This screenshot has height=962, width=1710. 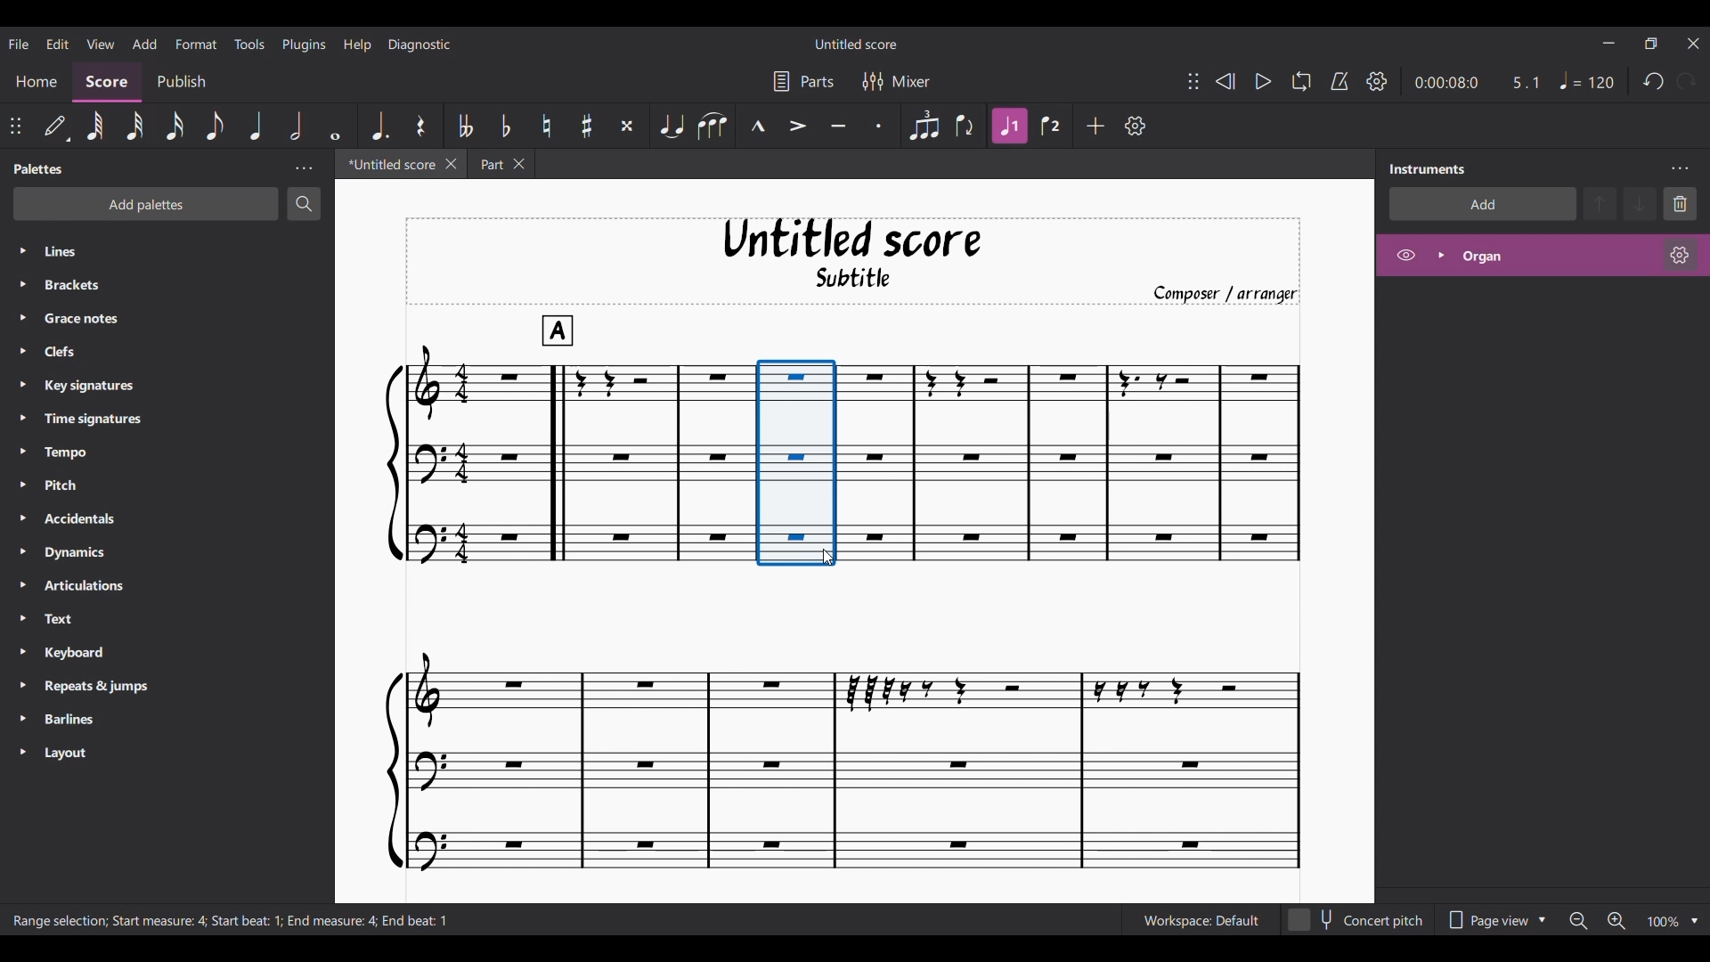 I want to click on Toggle natural, so click(x=547, y=126).